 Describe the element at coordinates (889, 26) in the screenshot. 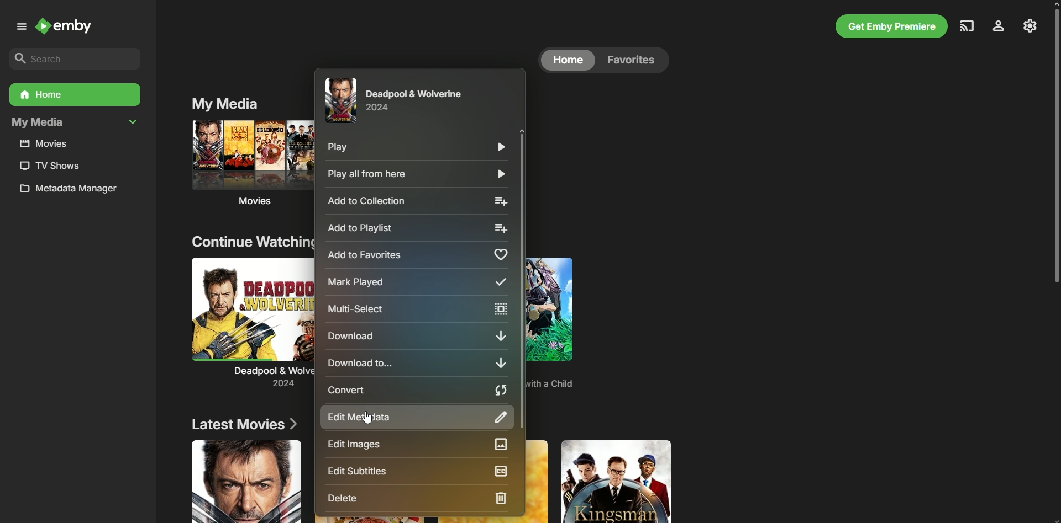

I see `Get Emby Premiere` at that location.